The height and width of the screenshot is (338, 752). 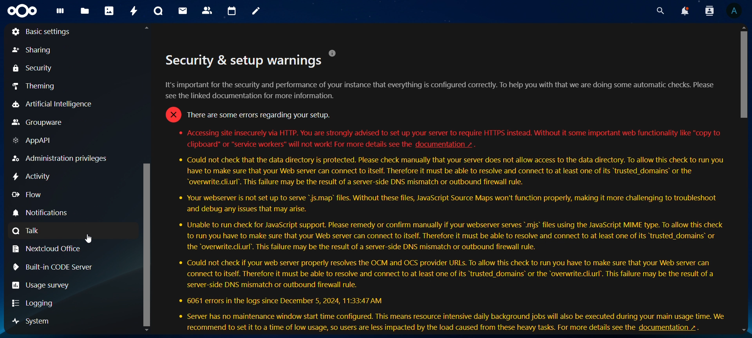 I want to click on contact, so click(x=209, y=11).